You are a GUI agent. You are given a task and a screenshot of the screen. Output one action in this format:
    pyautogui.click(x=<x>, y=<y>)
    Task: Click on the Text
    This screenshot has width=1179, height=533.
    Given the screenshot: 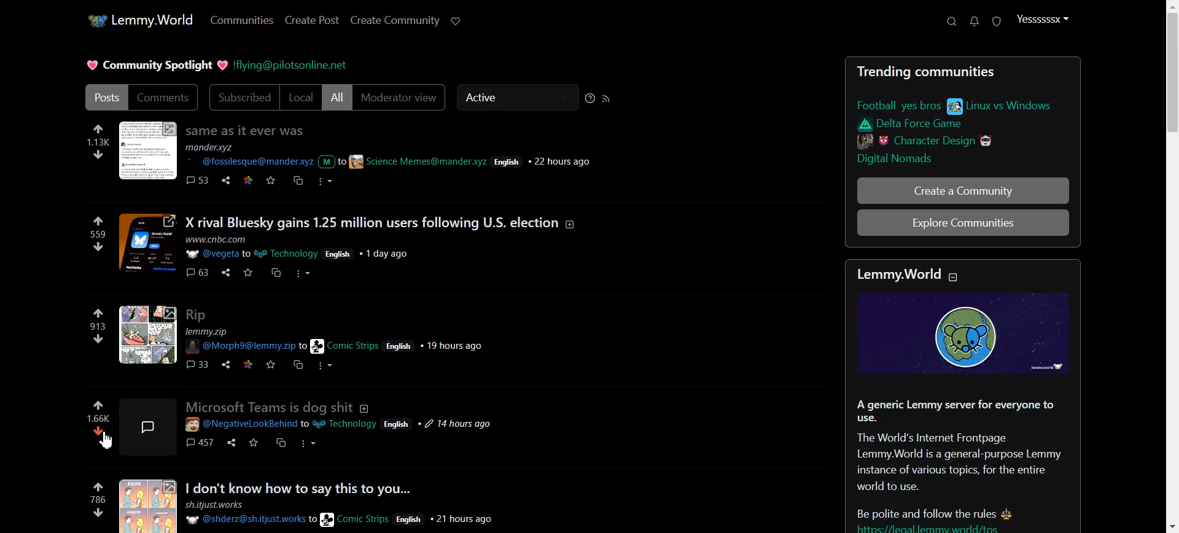 What is the action you would take?
    pyautogui.click(x=963, y=72)
    